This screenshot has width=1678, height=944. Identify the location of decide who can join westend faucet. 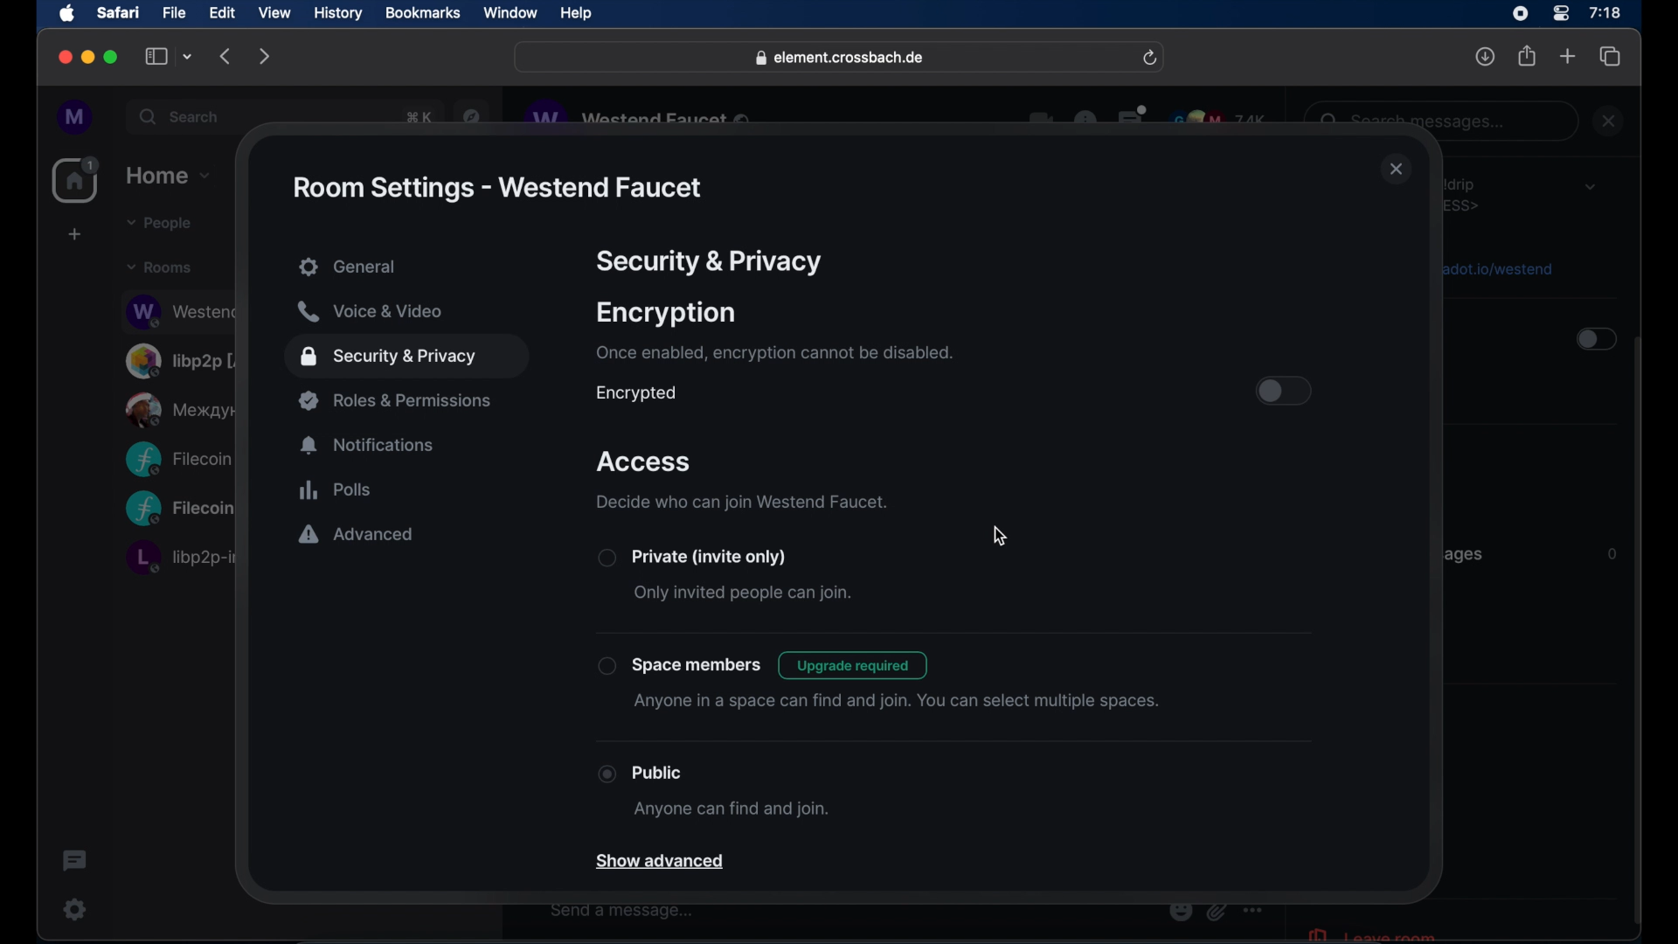
(742, 503).